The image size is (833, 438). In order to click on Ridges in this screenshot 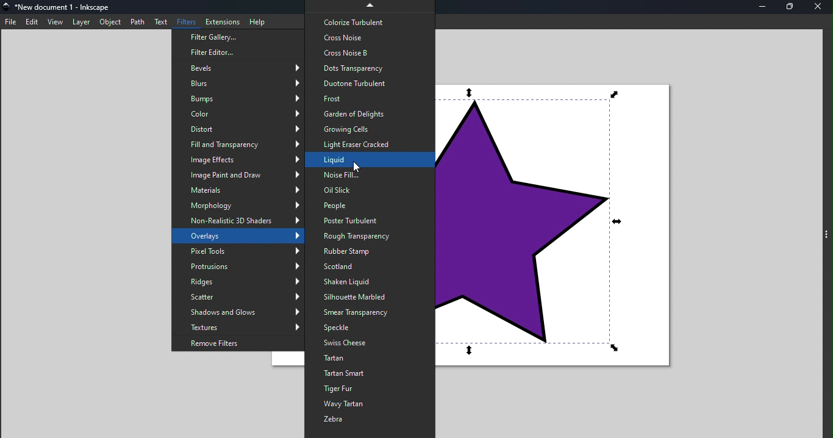, I will do `click(237, 282)`.